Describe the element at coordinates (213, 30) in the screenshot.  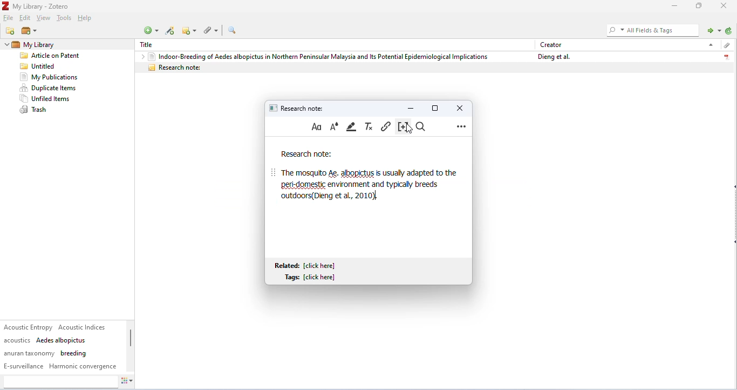
I see `attachment` at that location.